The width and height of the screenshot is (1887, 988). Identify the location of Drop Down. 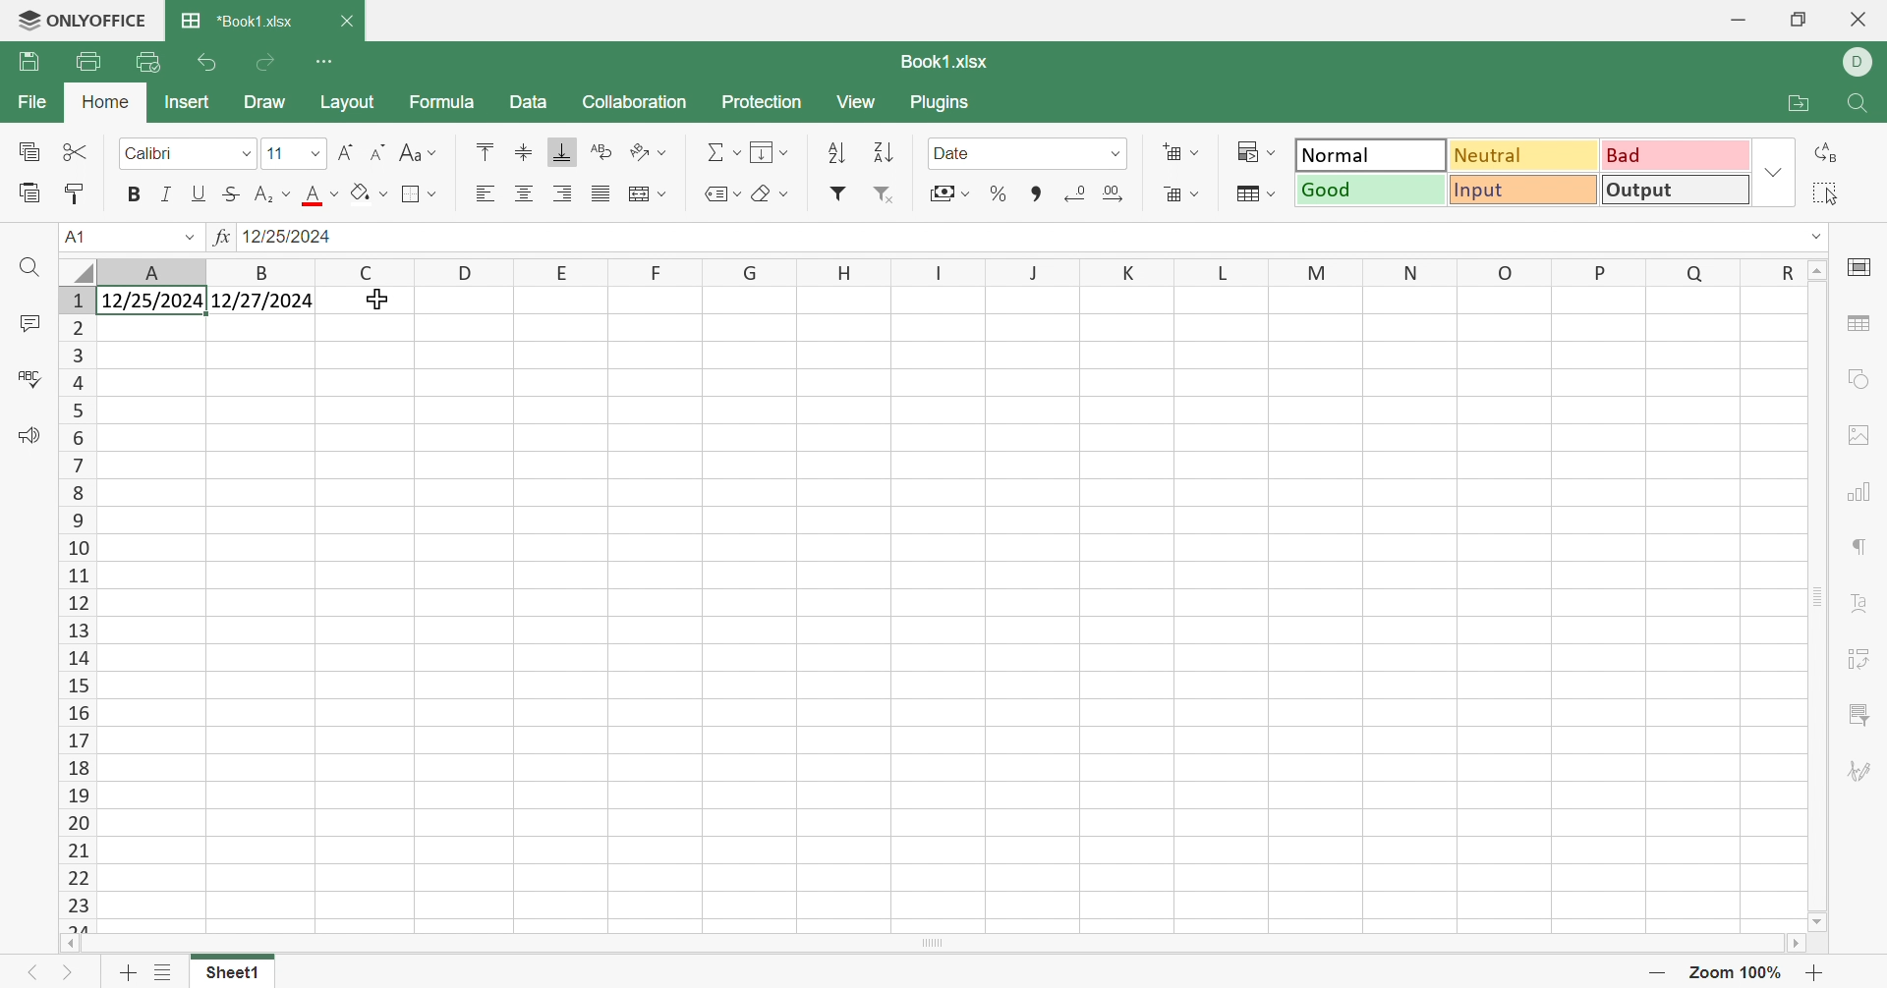
(316, 154).